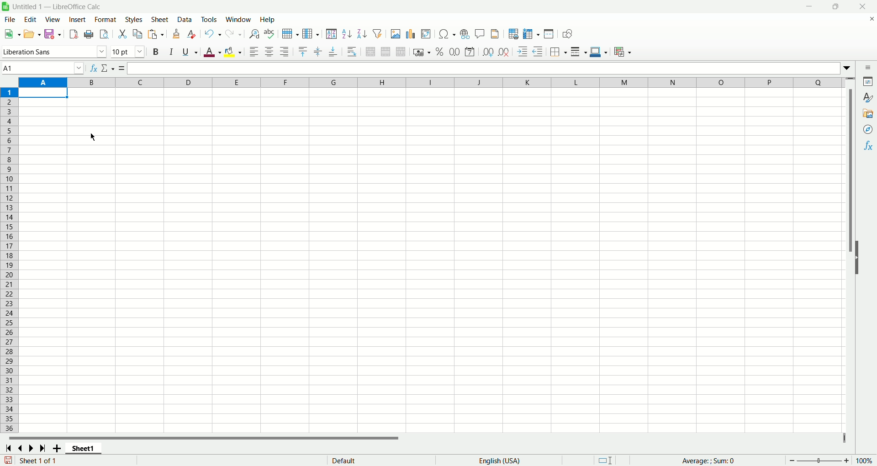  I want to click on columns, so click(425, 83).